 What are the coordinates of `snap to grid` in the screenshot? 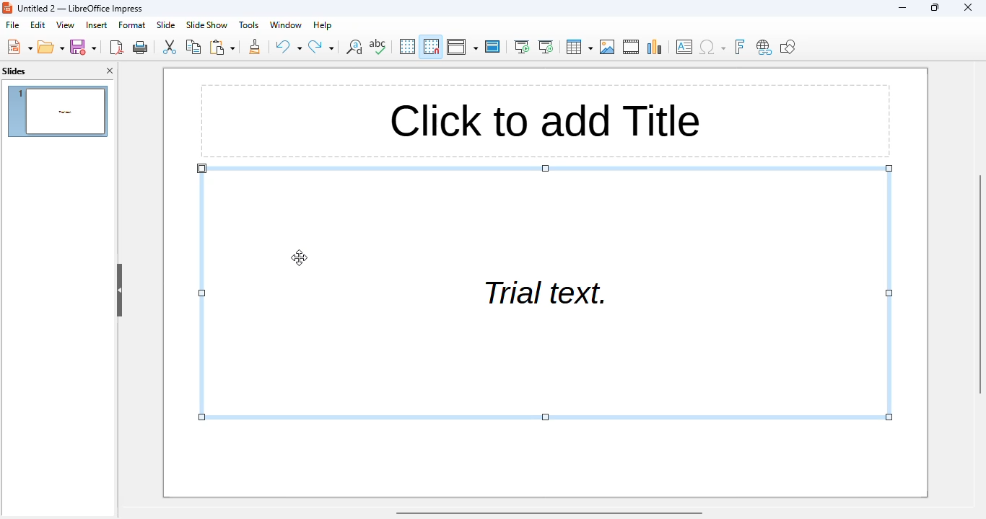 It's located at (432, 46).